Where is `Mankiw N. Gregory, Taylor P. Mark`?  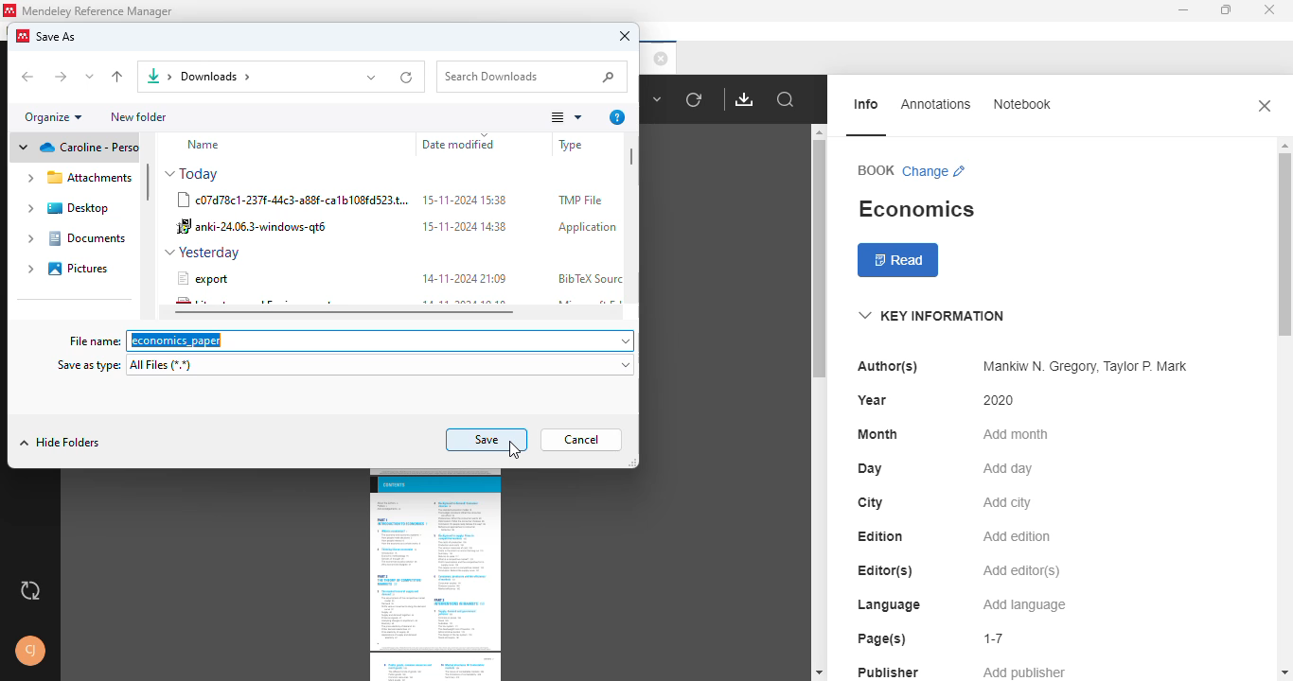
Mankiw N. Gregory, Taylor P. Mark is located at coordinates (1081, 367).